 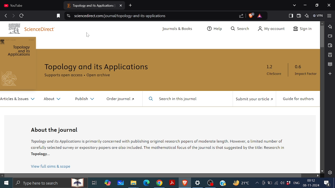 What do you see at coordinates (59, 16) in the screenshot?
I see `Add bookmark` at bounding box center [59, 16].